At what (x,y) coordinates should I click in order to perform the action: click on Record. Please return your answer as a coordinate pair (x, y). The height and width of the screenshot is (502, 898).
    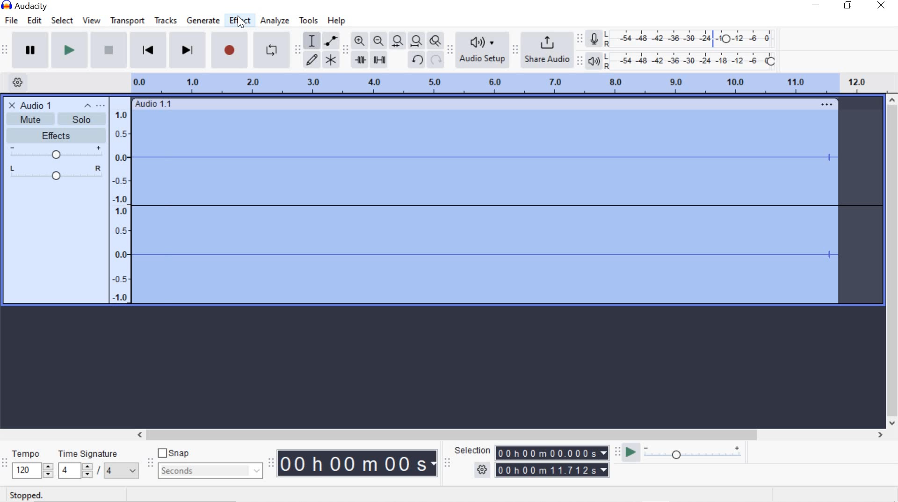
    Looking at the image, I should click on (228, 52).